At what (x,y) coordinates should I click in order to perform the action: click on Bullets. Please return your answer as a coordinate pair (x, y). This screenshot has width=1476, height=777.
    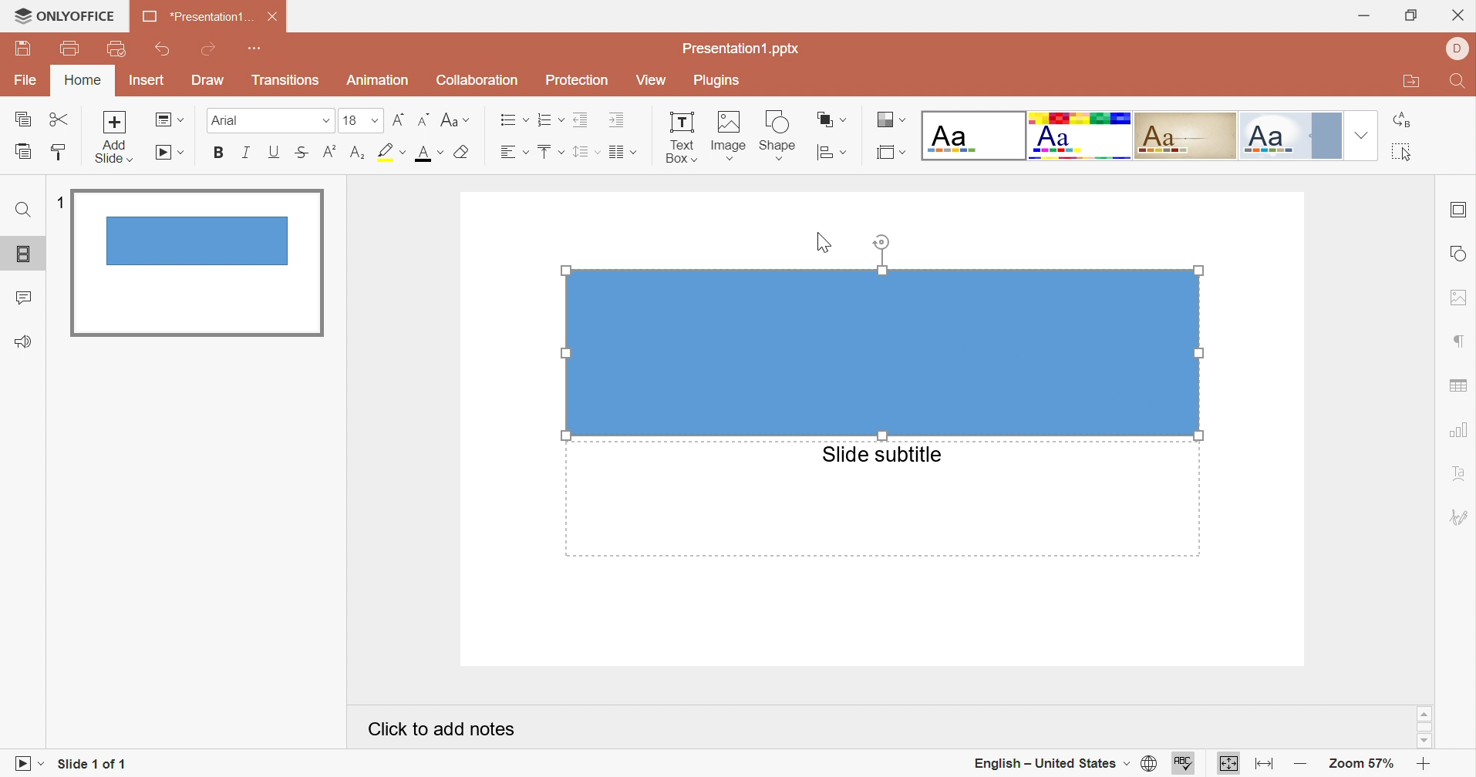
    Looking at the image, I should click on (514, 120).